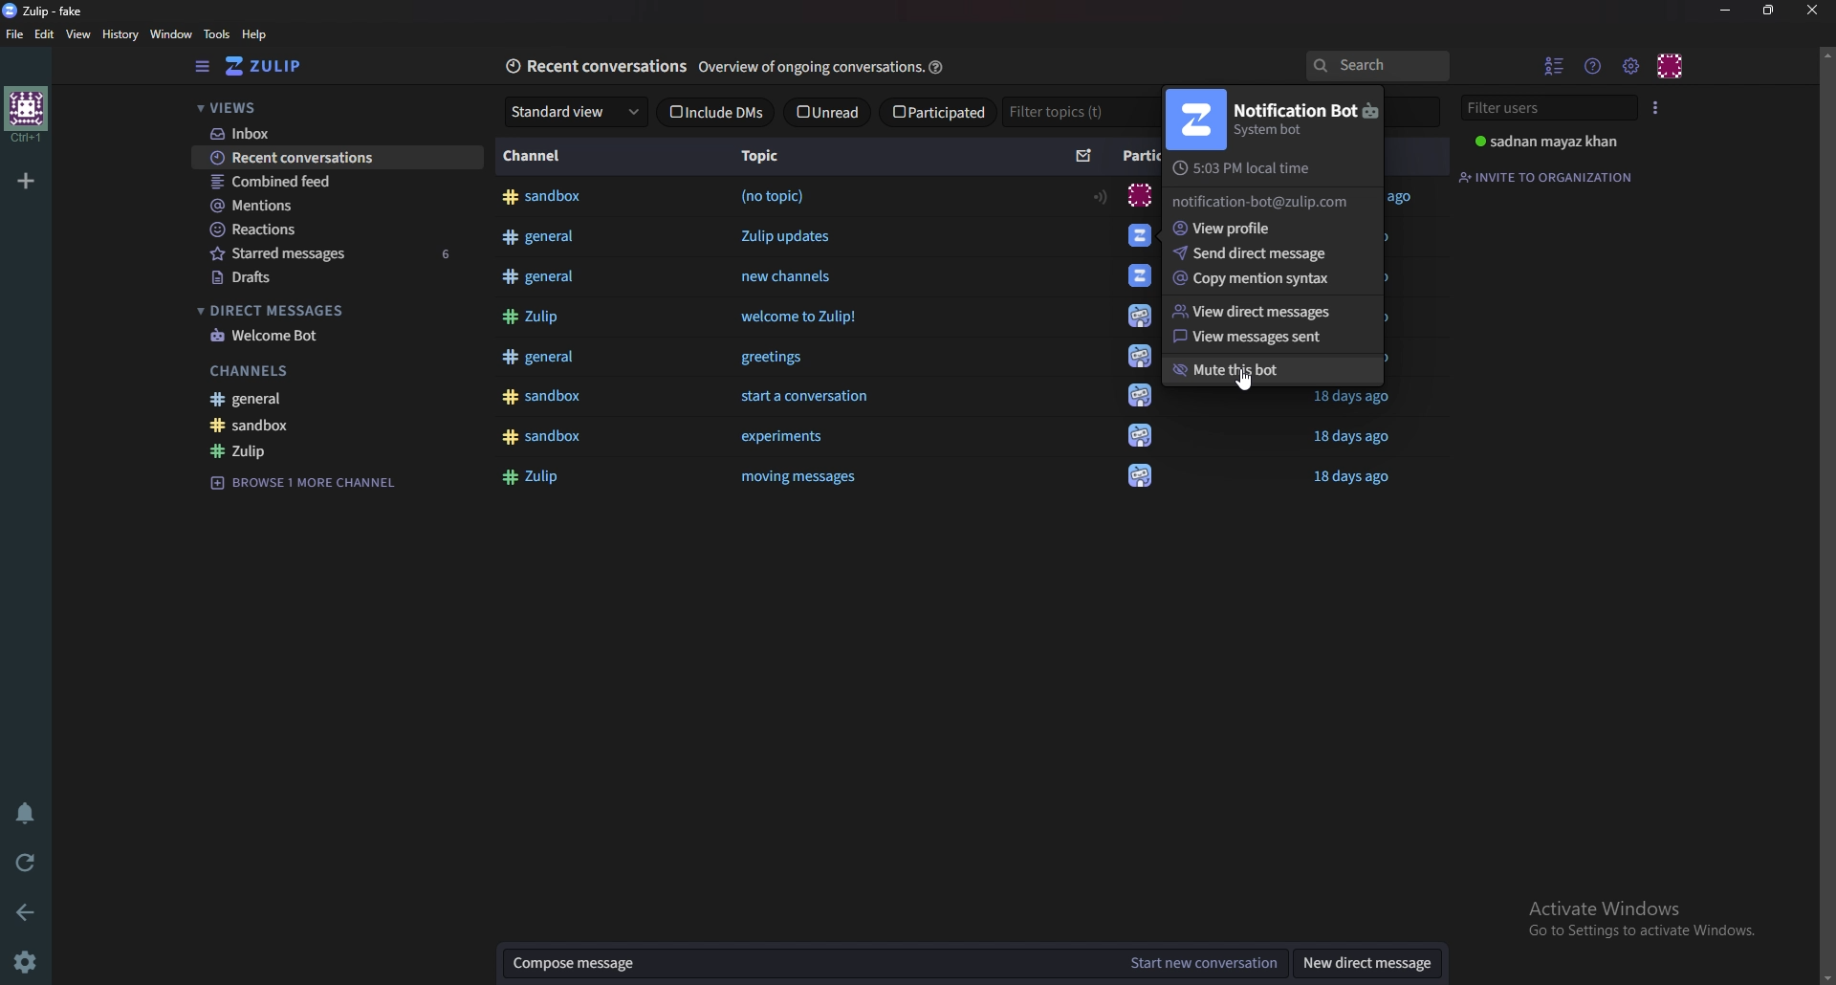  Describe the element at coordinates (51, 10) in the screenshot. I see `zulip -fake` at that location.